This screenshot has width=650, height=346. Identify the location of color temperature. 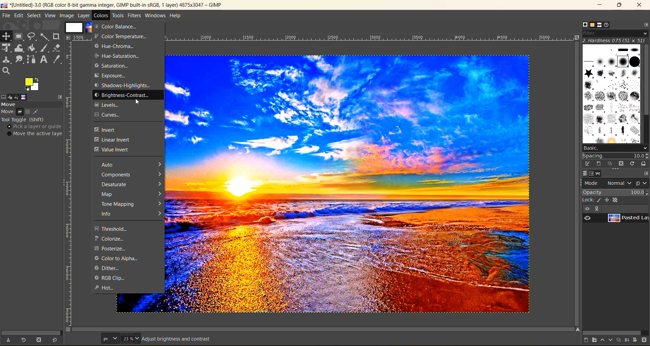
(121, 36).